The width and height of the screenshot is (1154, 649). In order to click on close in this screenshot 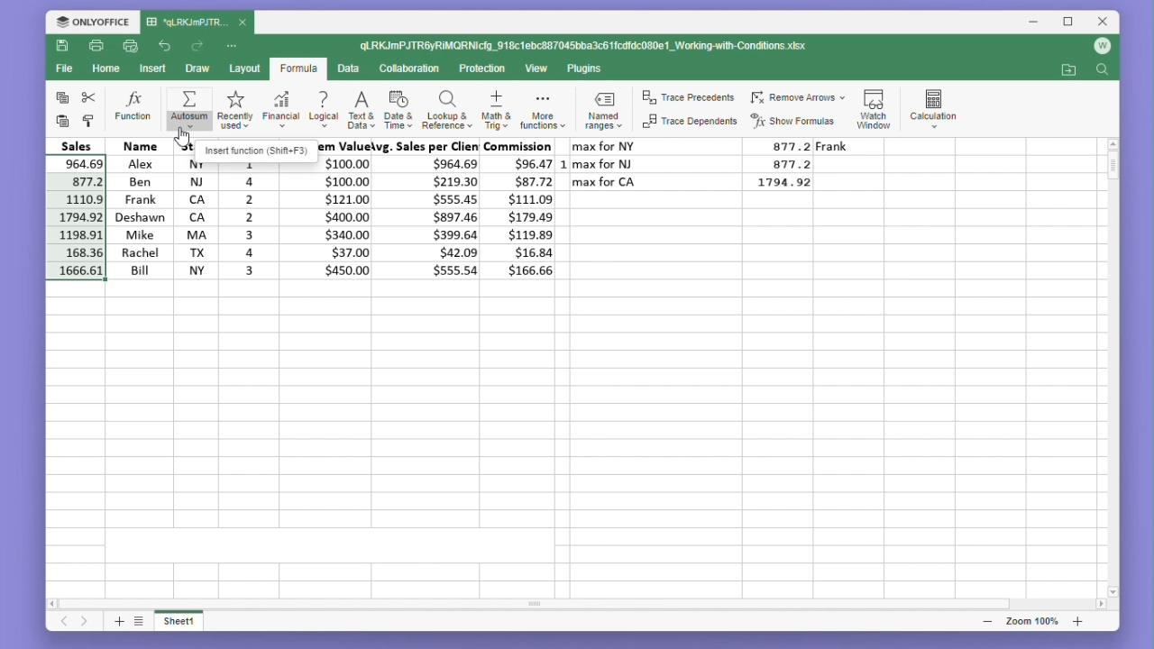, I will do `click(243, 22)`.